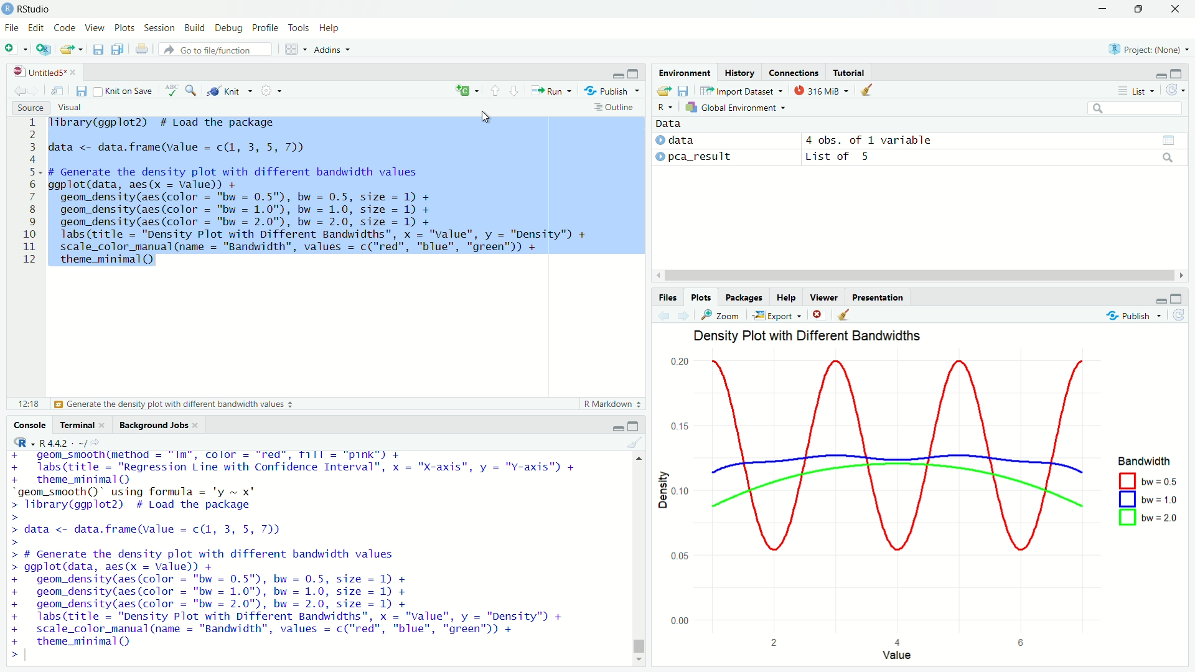  I want to click on Open an existing file, so click(66, 49).